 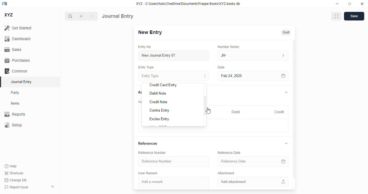 I want to click on report issue, so click(x=16, y=187).